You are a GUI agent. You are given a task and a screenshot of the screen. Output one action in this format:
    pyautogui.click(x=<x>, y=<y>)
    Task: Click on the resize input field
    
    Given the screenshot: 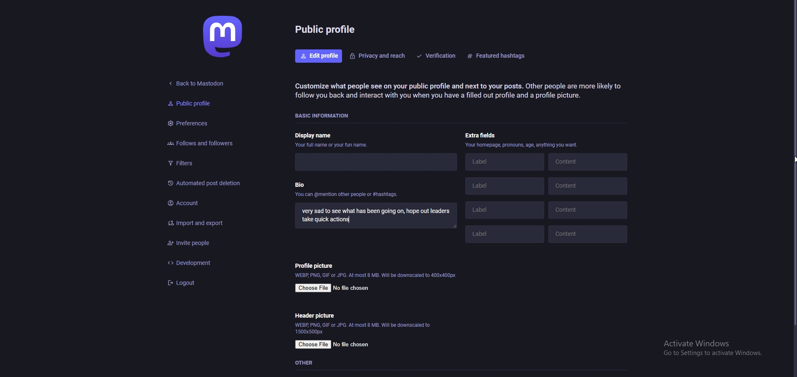 What is the action you would take?
    pyautogui.click(x=452, y=226)
    